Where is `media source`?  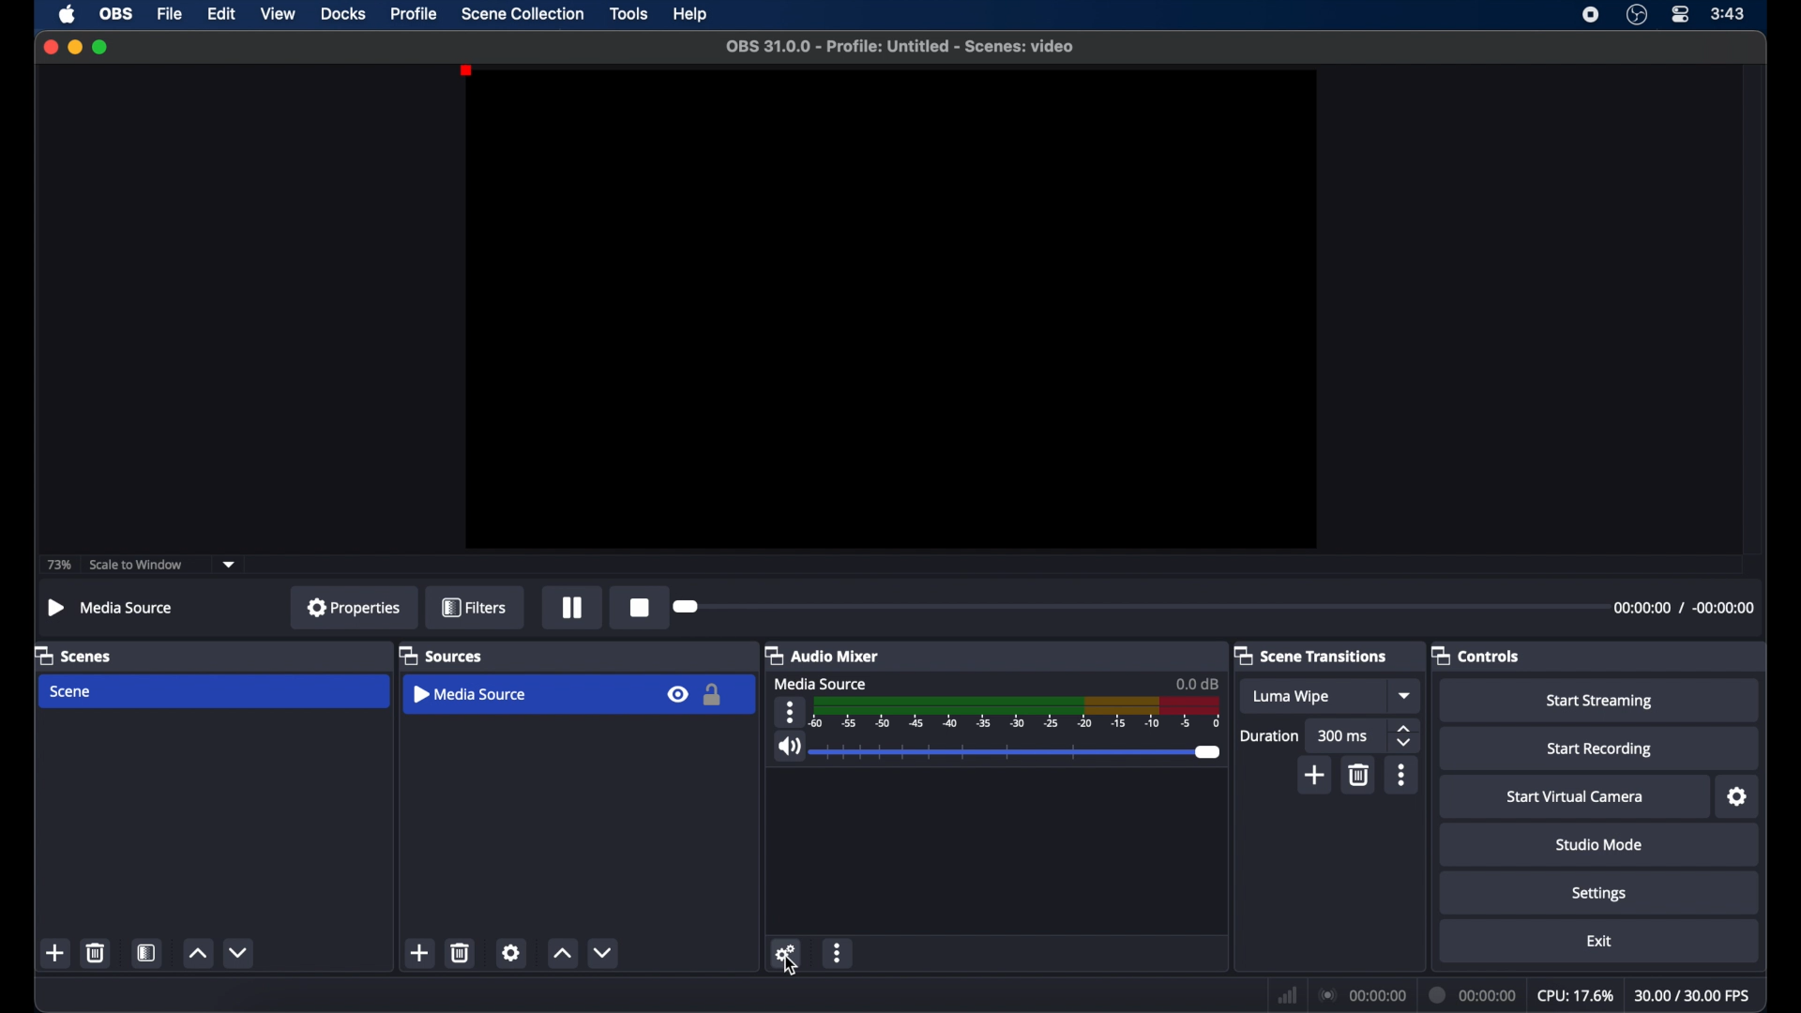 media source is located at coordinates (821, 683).